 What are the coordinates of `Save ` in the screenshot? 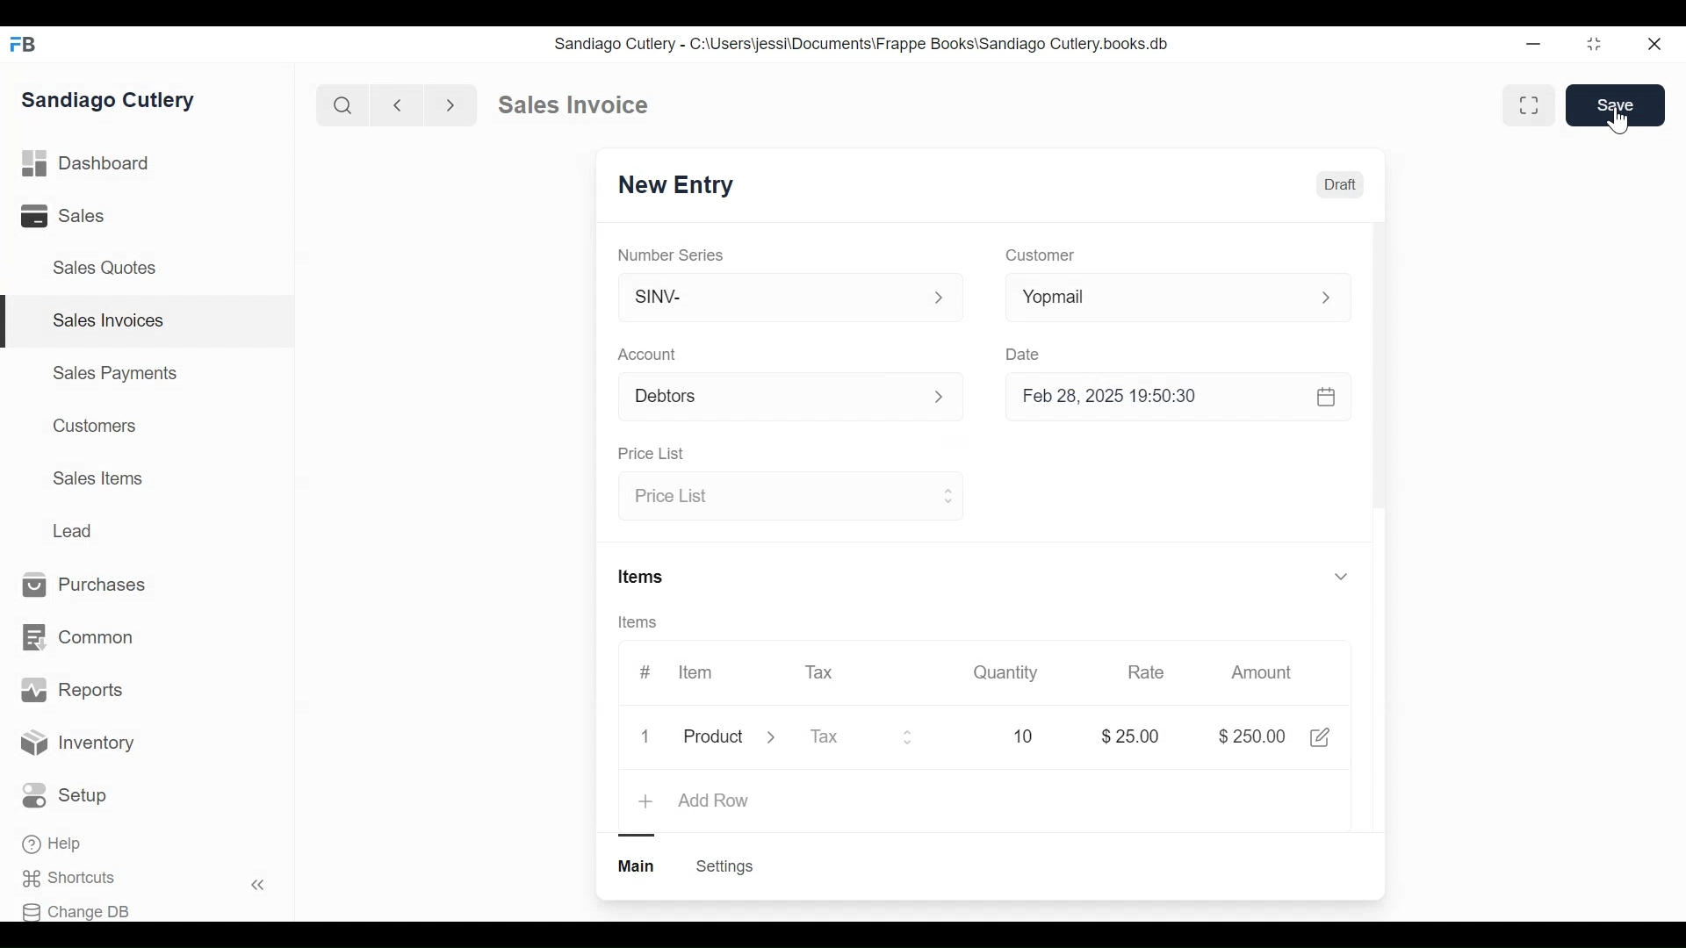 It's located at (1616, 105).